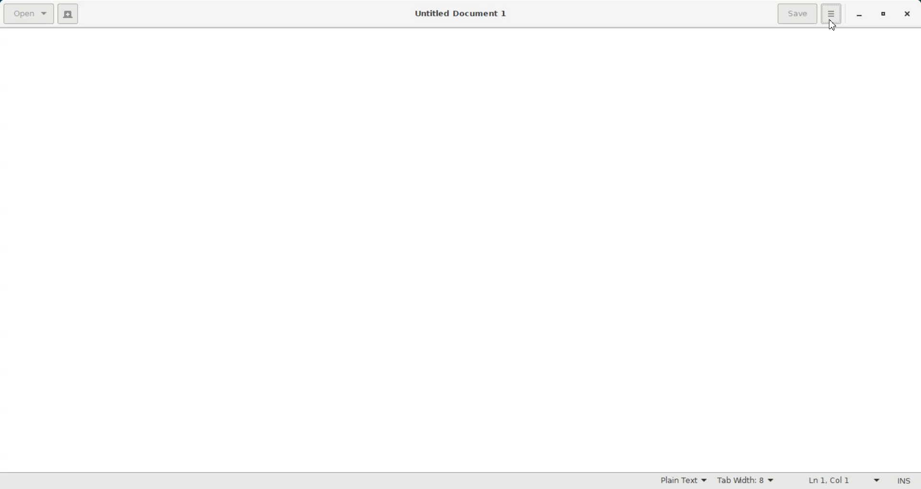 The width and height of the screenshot is (921, 489). I want to click on Hamburger setting, so click(831, 14).